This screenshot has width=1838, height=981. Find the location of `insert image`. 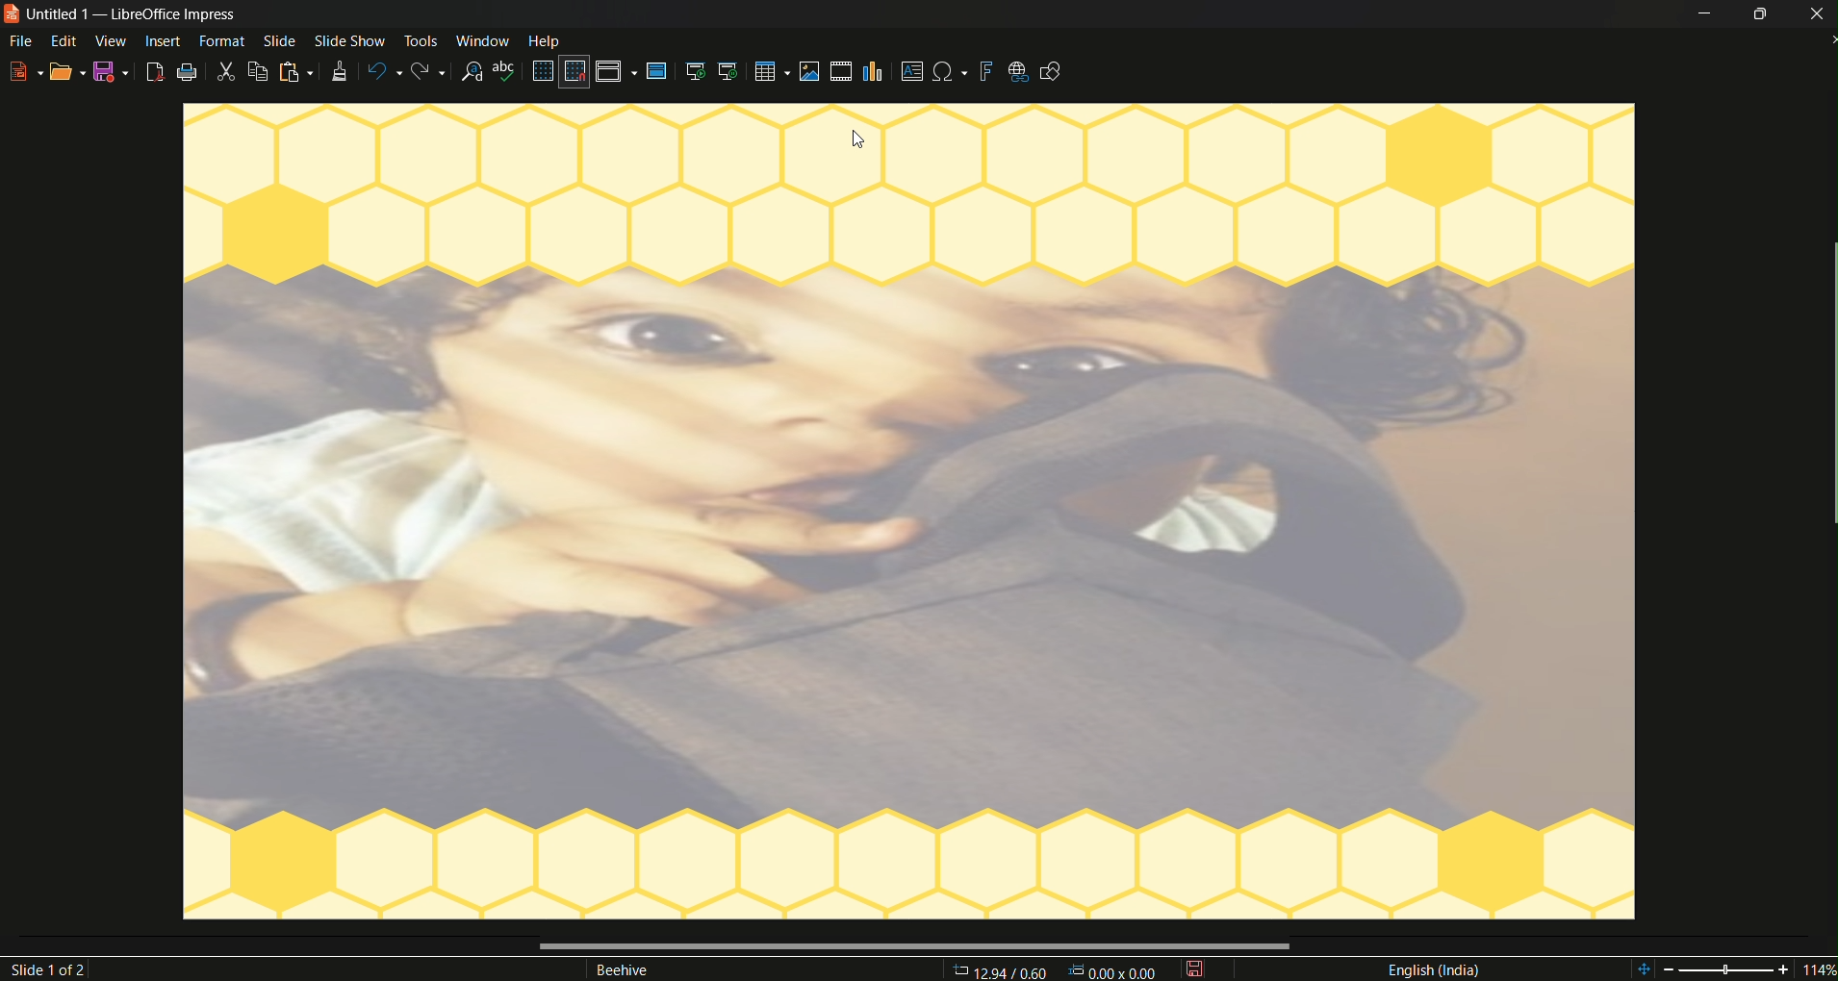

insert image is located at coordinates (809, 73).